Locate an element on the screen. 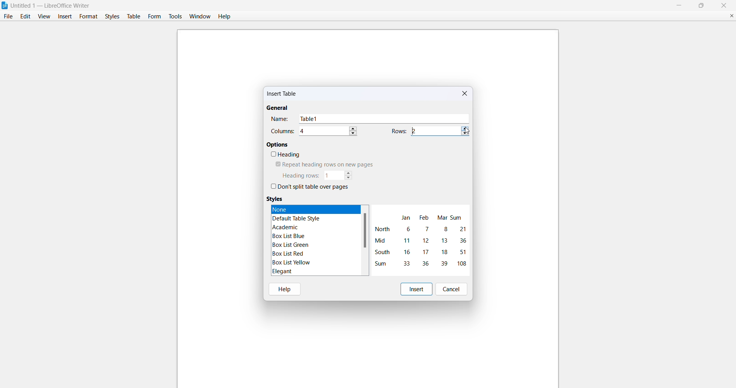 The width and height of the screenshot is (736, 388). table is located at coordinates (133, 16).